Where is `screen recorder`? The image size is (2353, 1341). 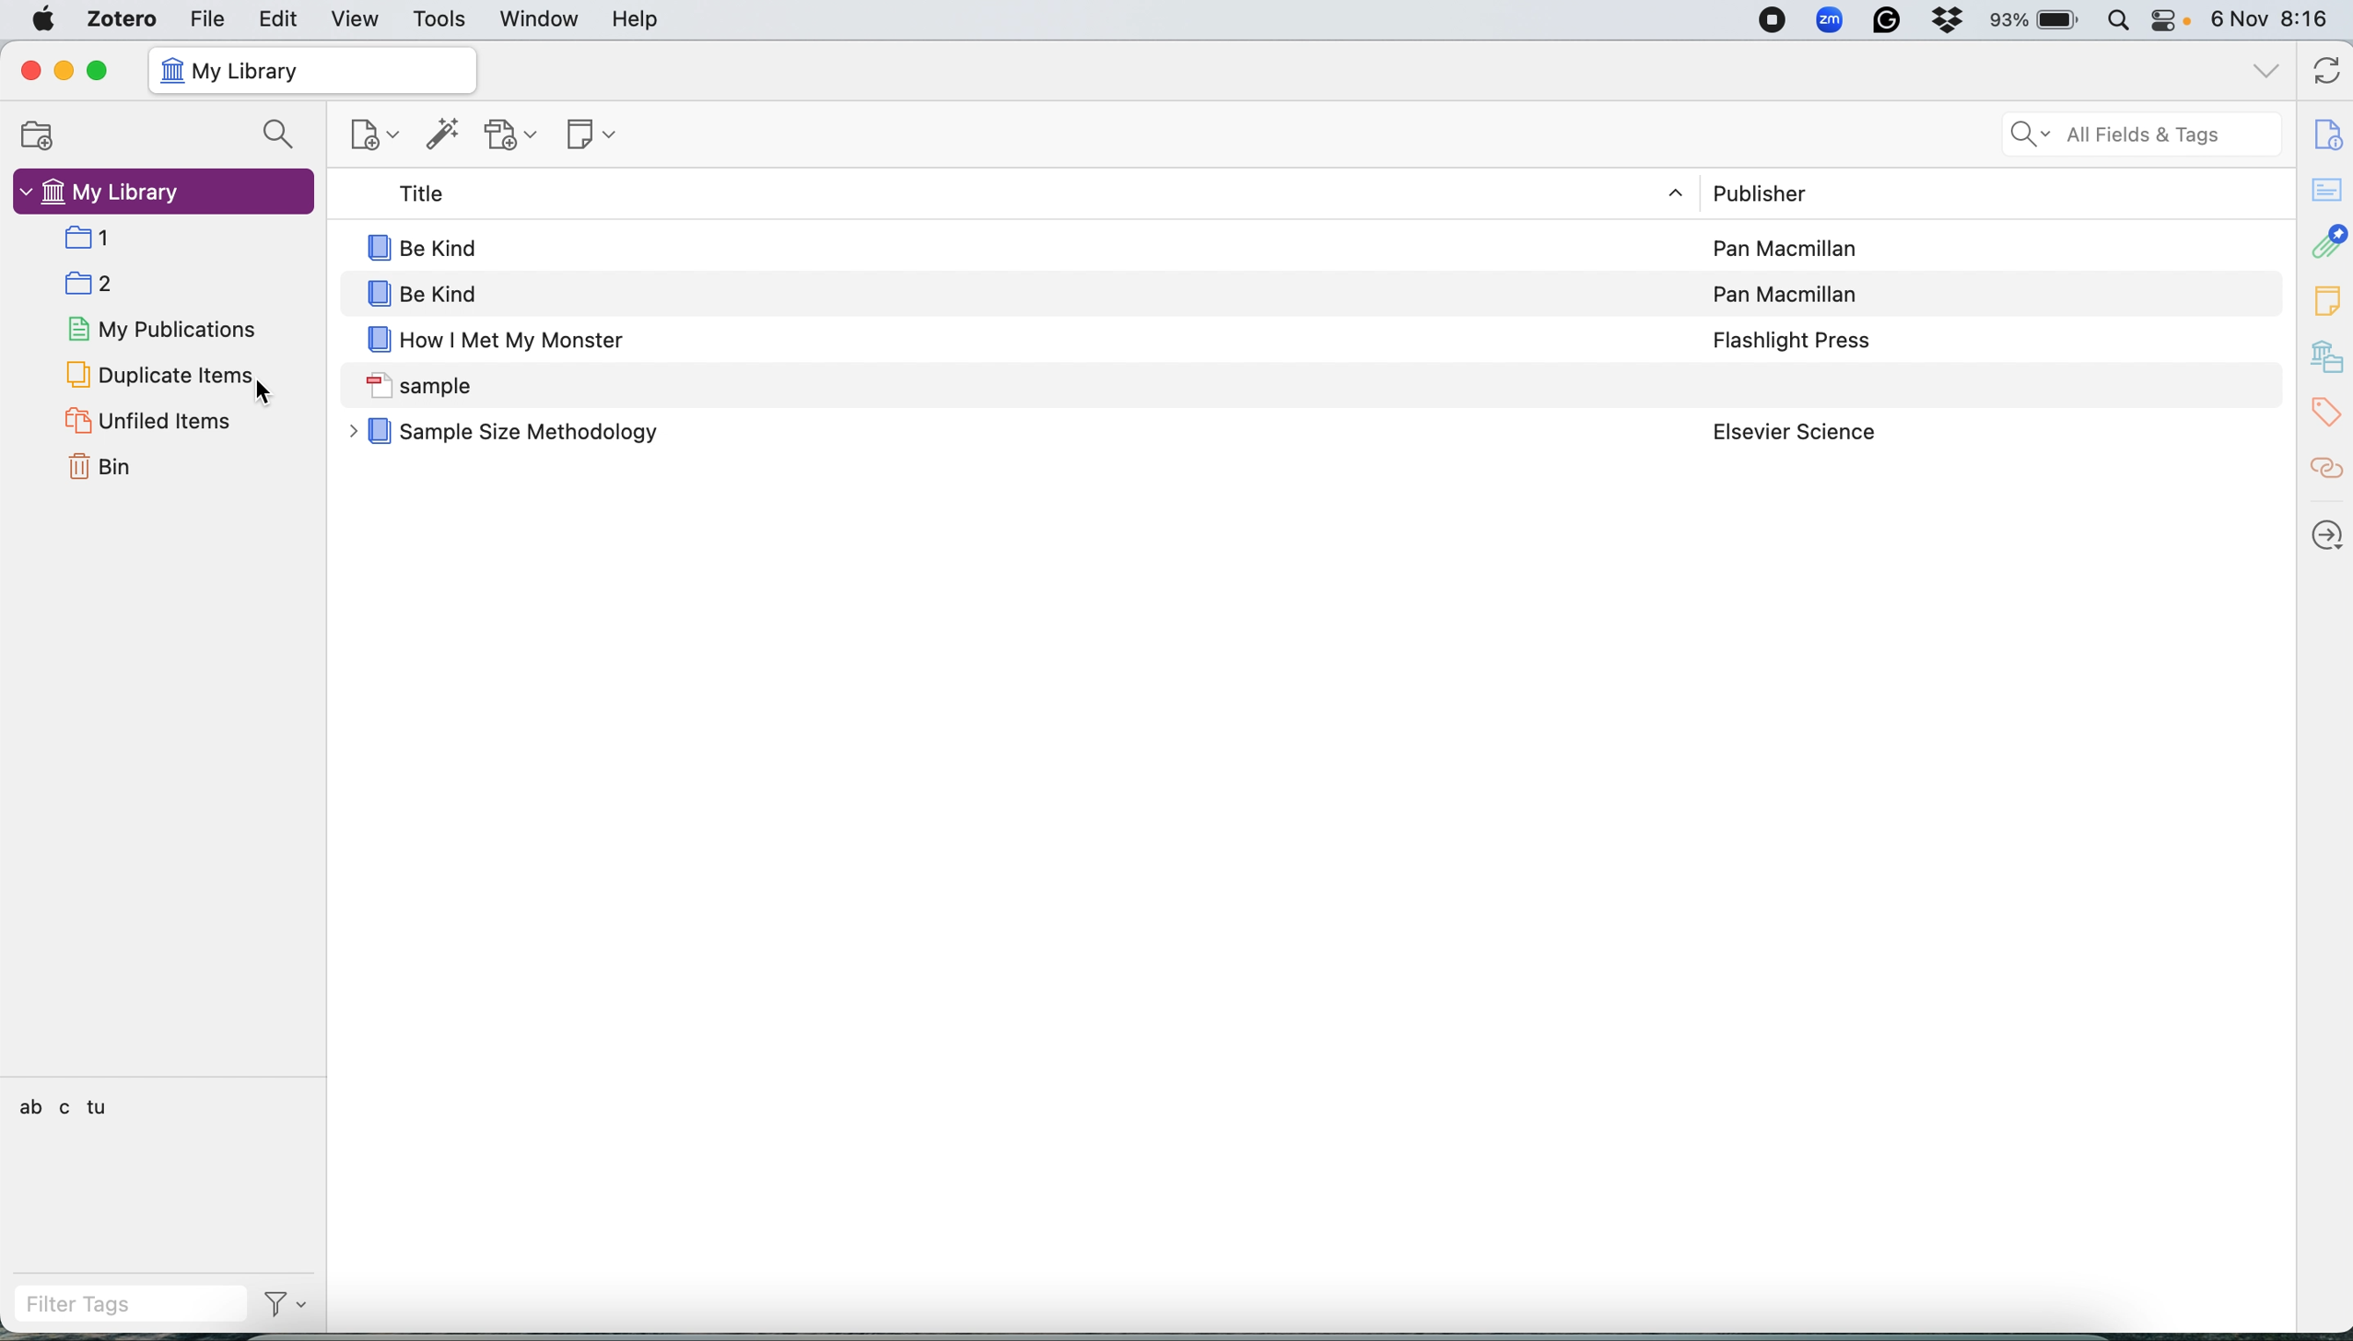
screen recorder is located at coordinates (1774, 21).